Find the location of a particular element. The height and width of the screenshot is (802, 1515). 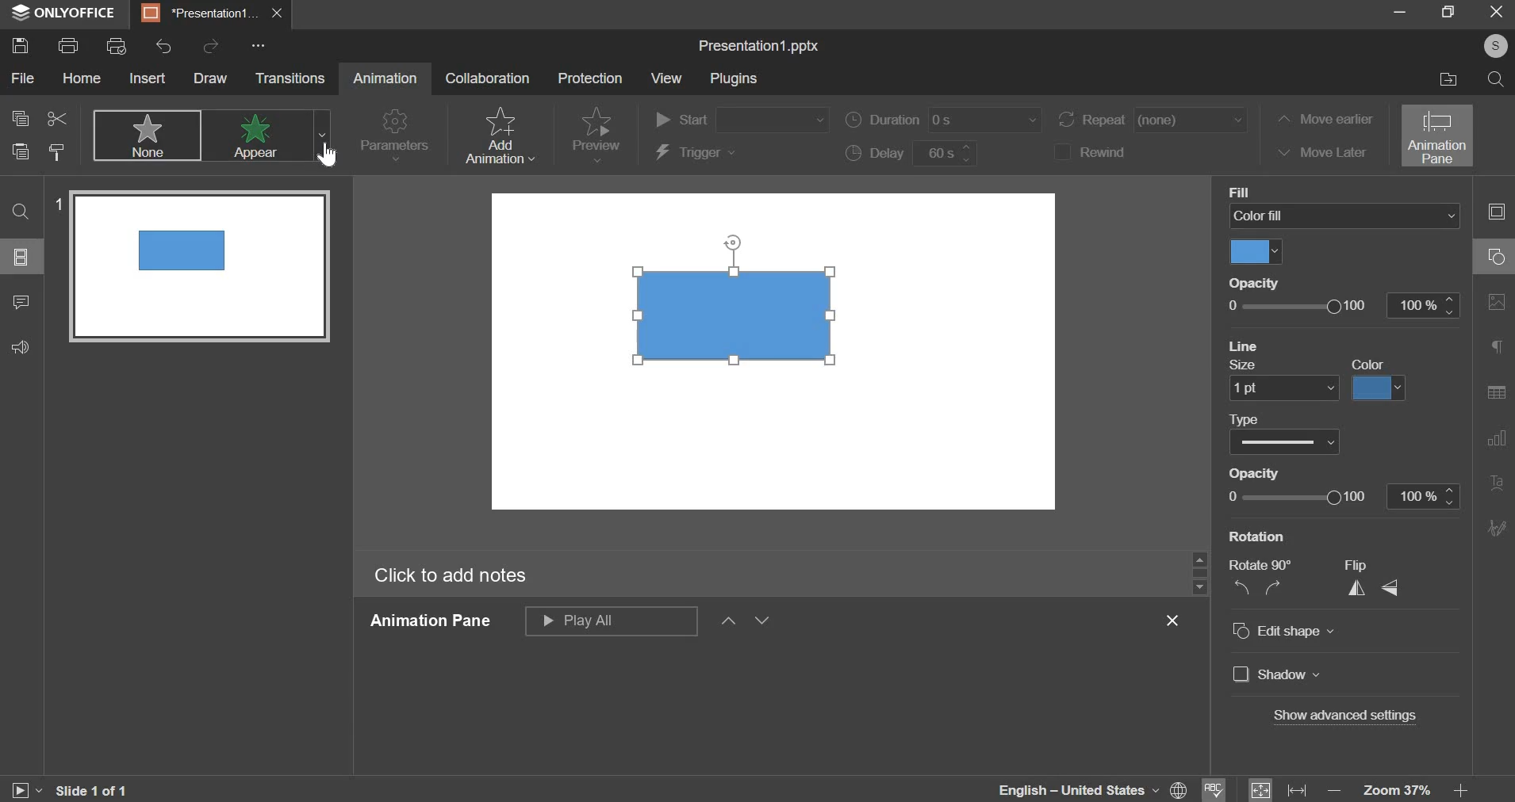

100% is located at coordinates (1419, 495).